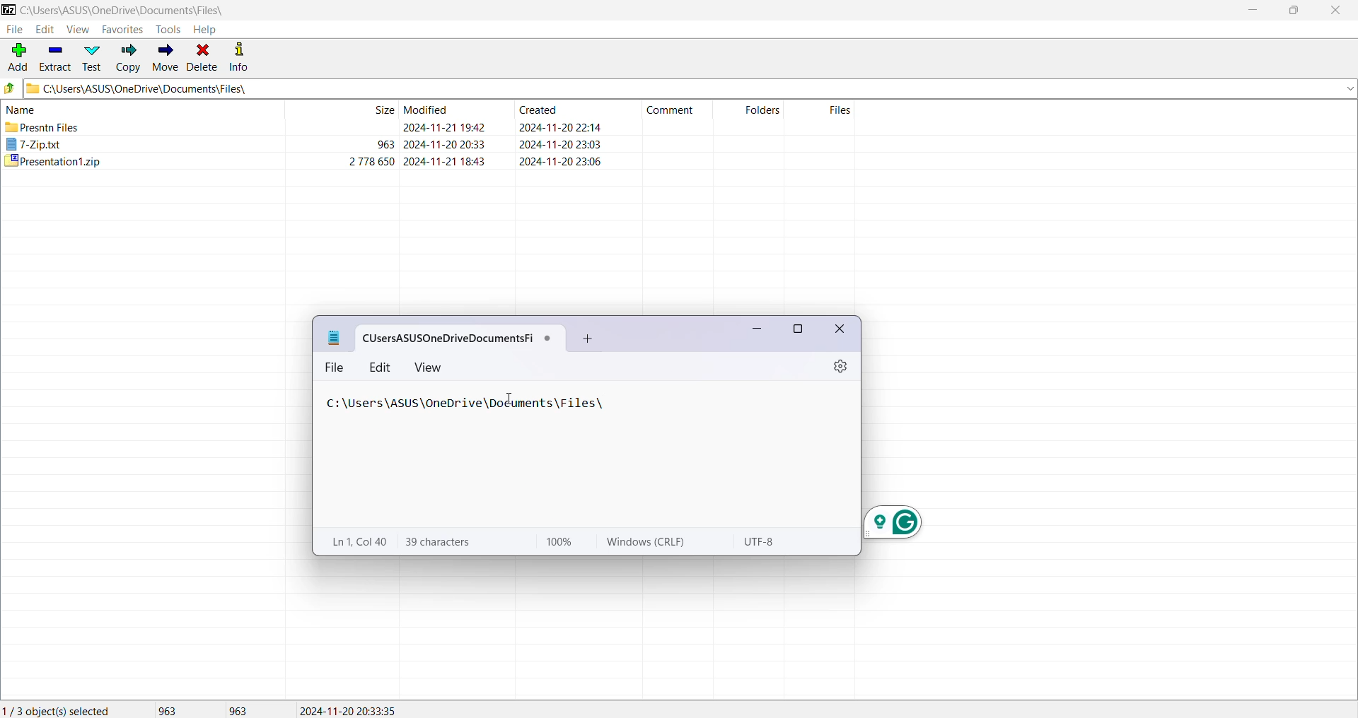  Describe the element at coordinates (509, 398) in the screenshot. I see `cursor` at that location.